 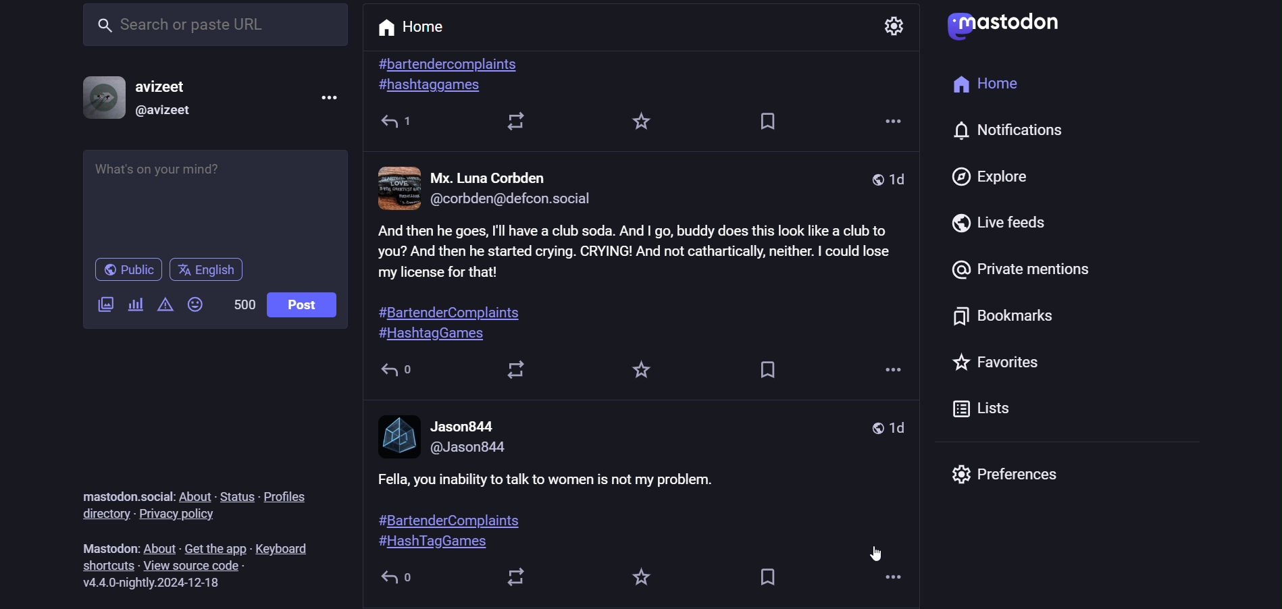 I want to click on more, so click(x=889, y=369).